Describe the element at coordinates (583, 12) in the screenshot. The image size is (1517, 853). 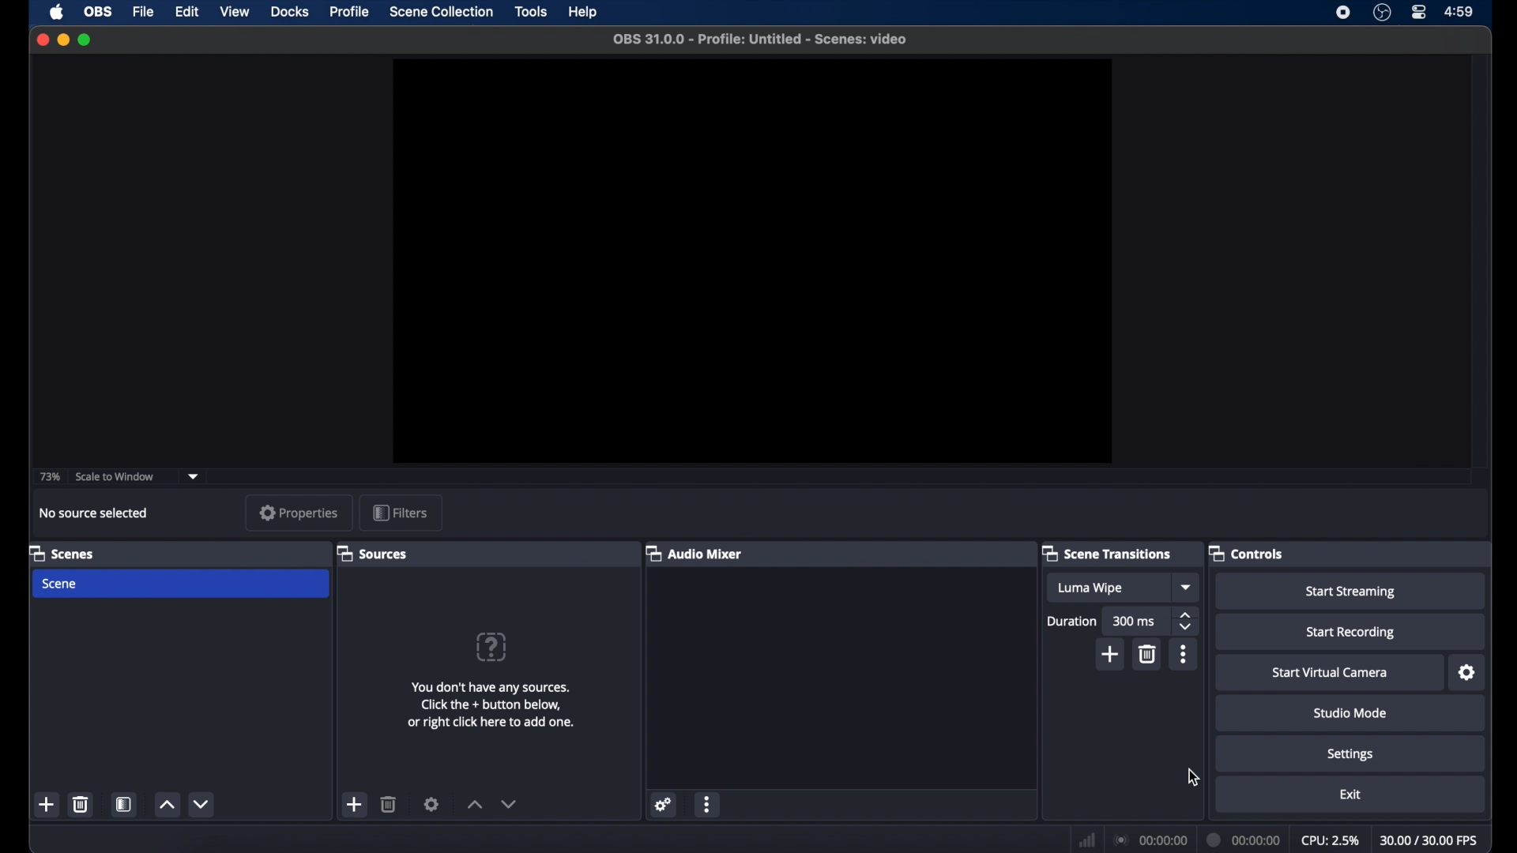
I see `help` at that location.